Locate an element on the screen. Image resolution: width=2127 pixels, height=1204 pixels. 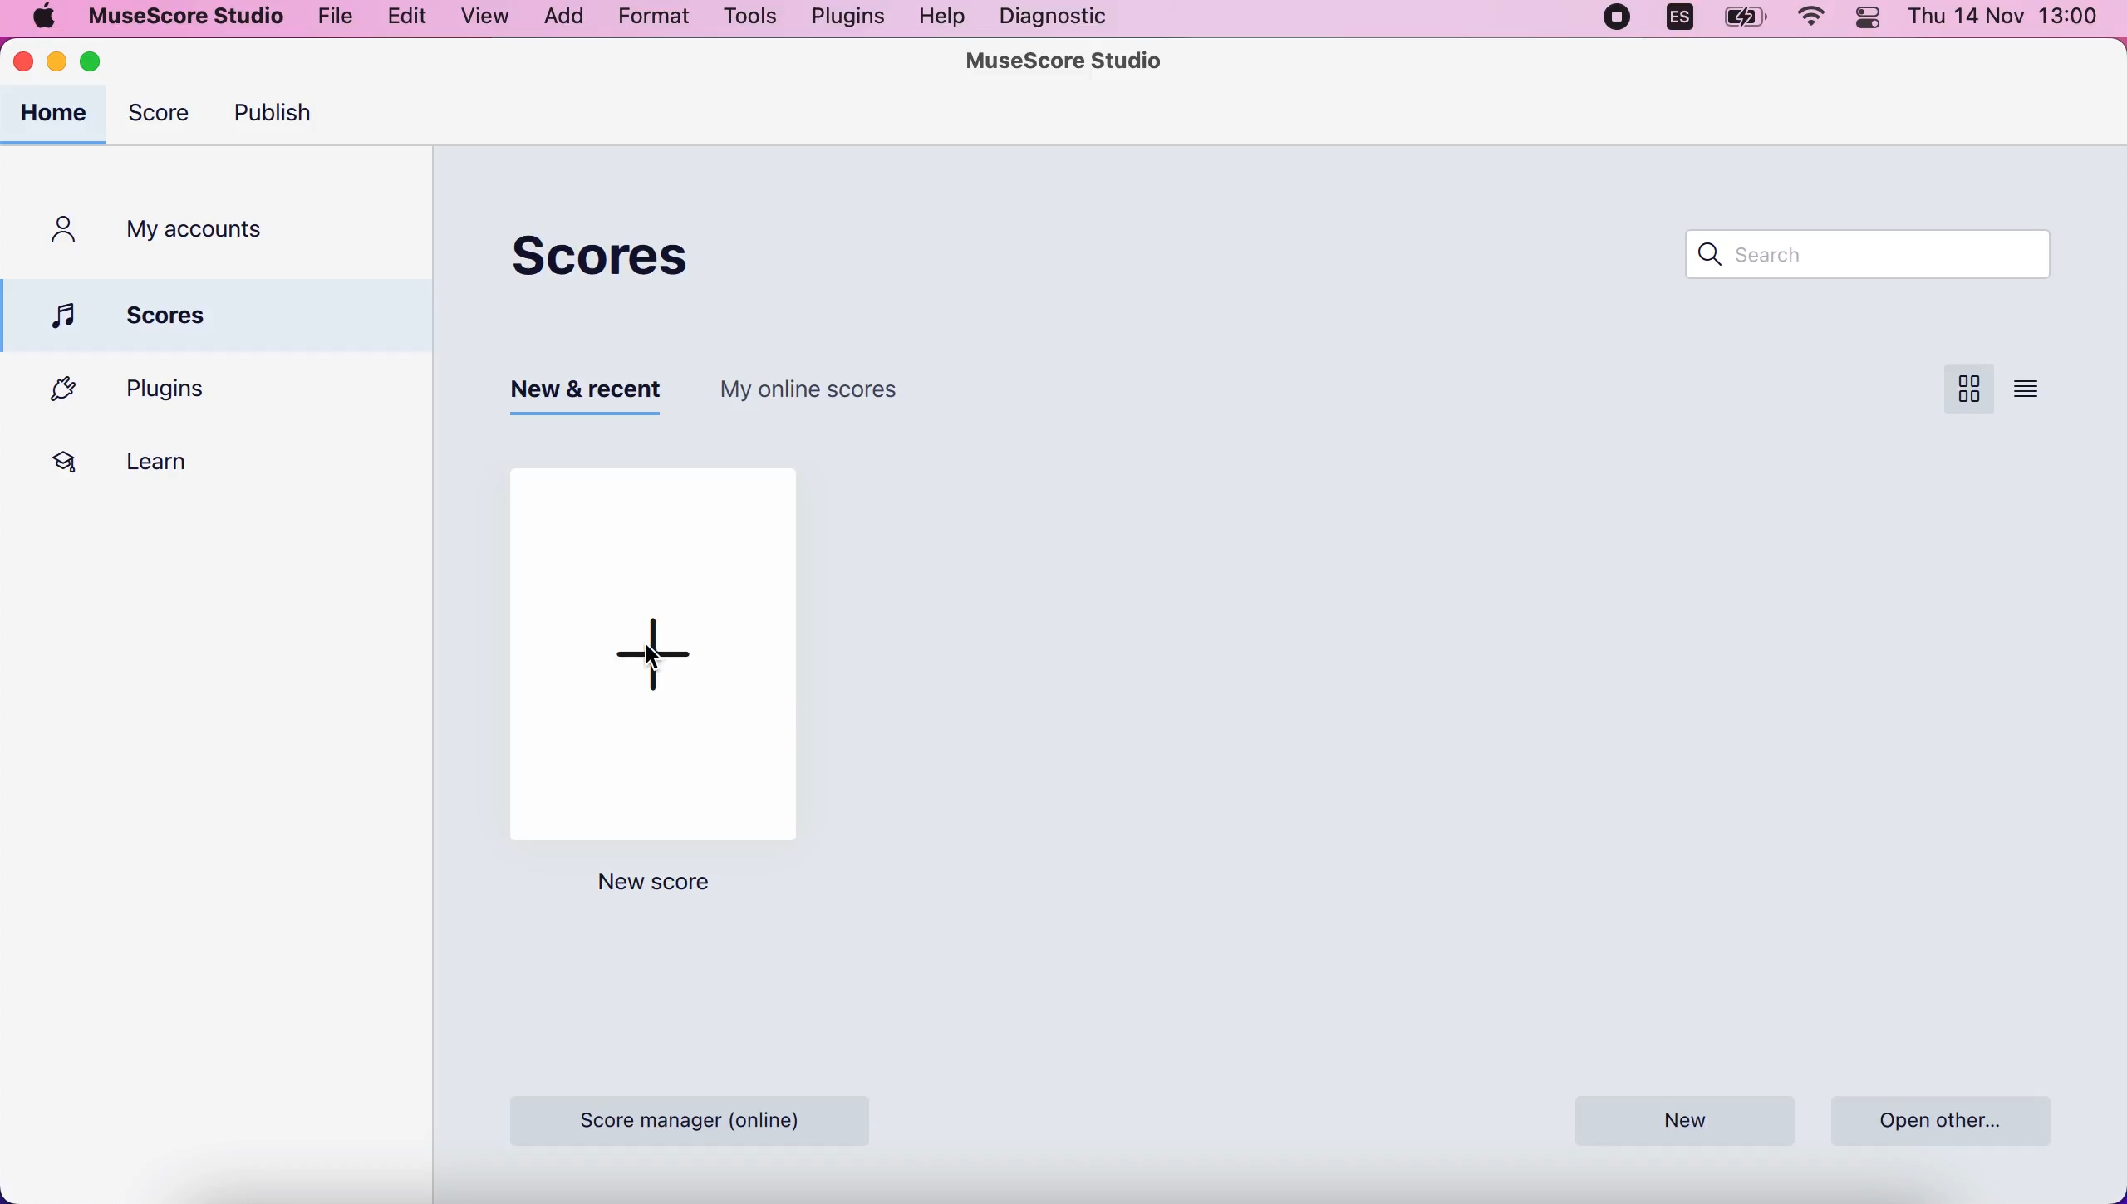
view is located at coordinates (484, 17).